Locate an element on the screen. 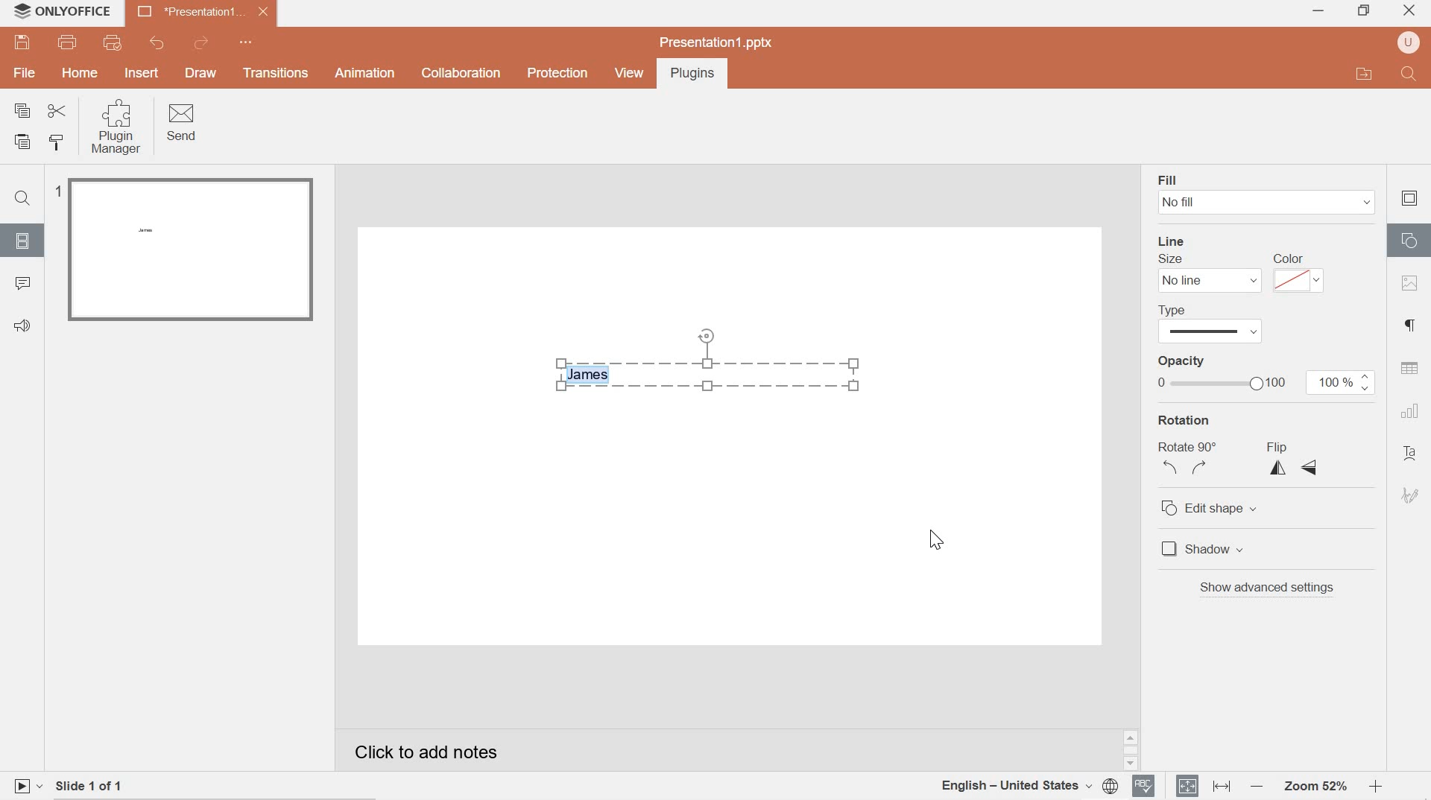 Image resolution: width=1431 pixels, height=800 pixels. spell checker is located at coordinates (1145, 786).